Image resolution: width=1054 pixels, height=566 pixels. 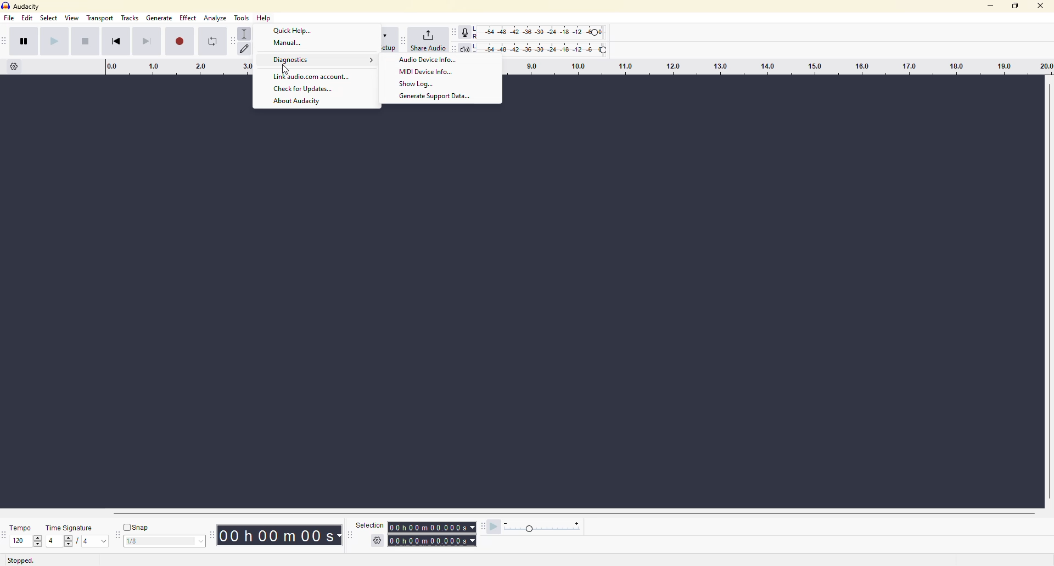 What do you see at coordinates (295, 31) in the screenshot?
I see `Quick Help` at bounding box center [295, 31].